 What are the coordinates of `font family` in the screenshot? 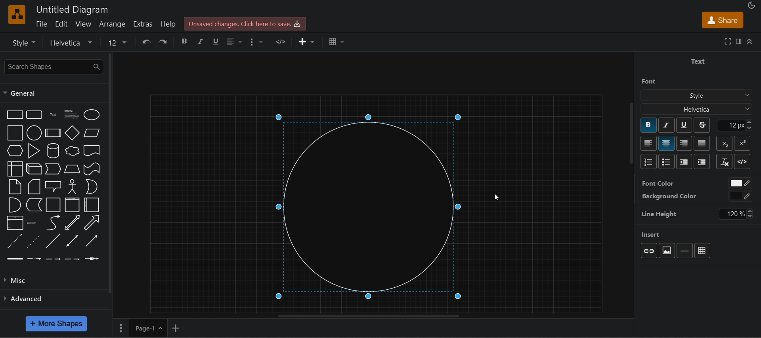 It's located at (68, 43).